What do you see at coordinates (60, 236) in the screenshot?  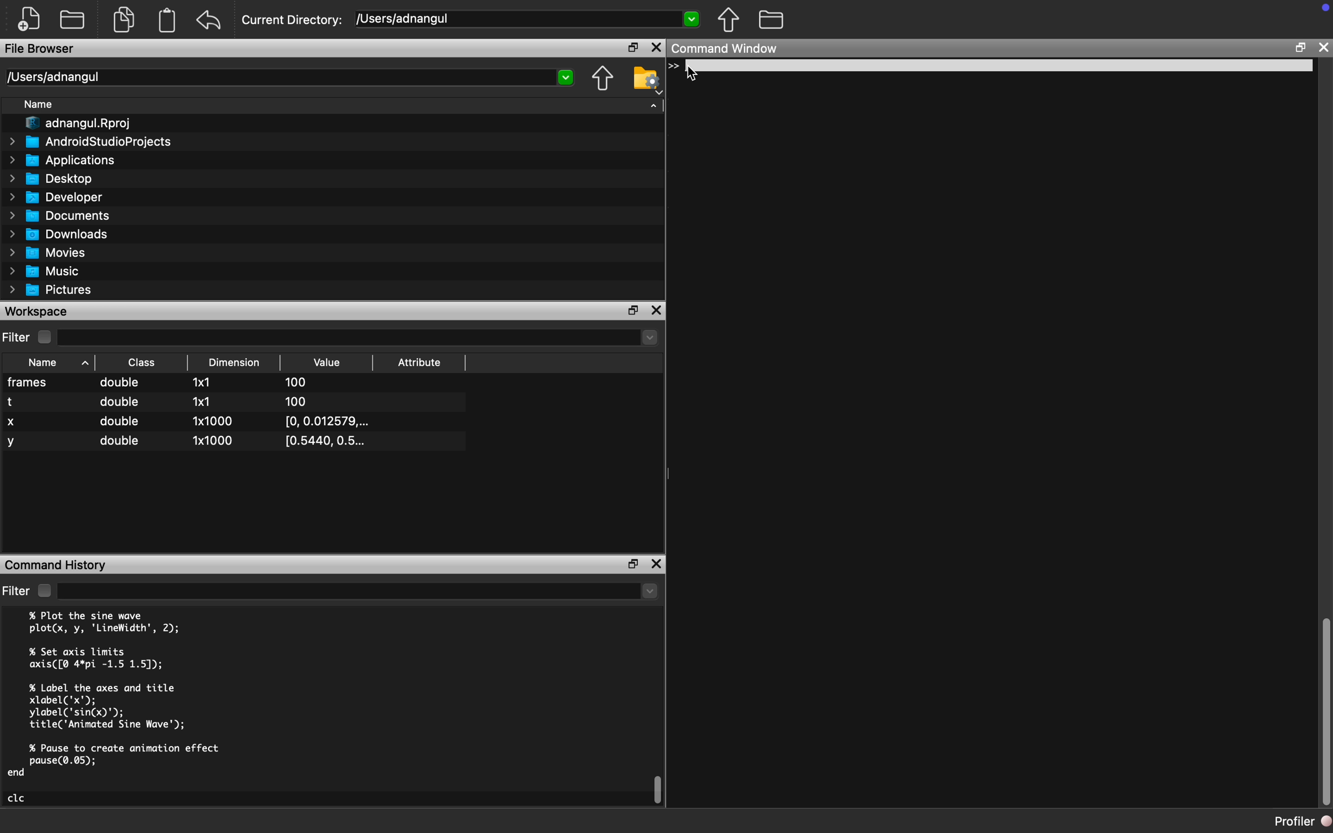 I see `Downloads` at bounding box center [60, 236].